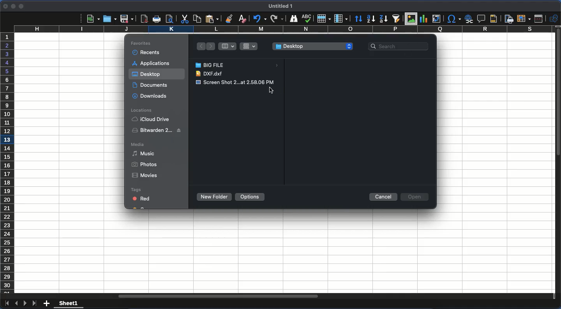 The width and height of the screenshot is (561, 309). I want to click on hyperlink, so click(469, 19).